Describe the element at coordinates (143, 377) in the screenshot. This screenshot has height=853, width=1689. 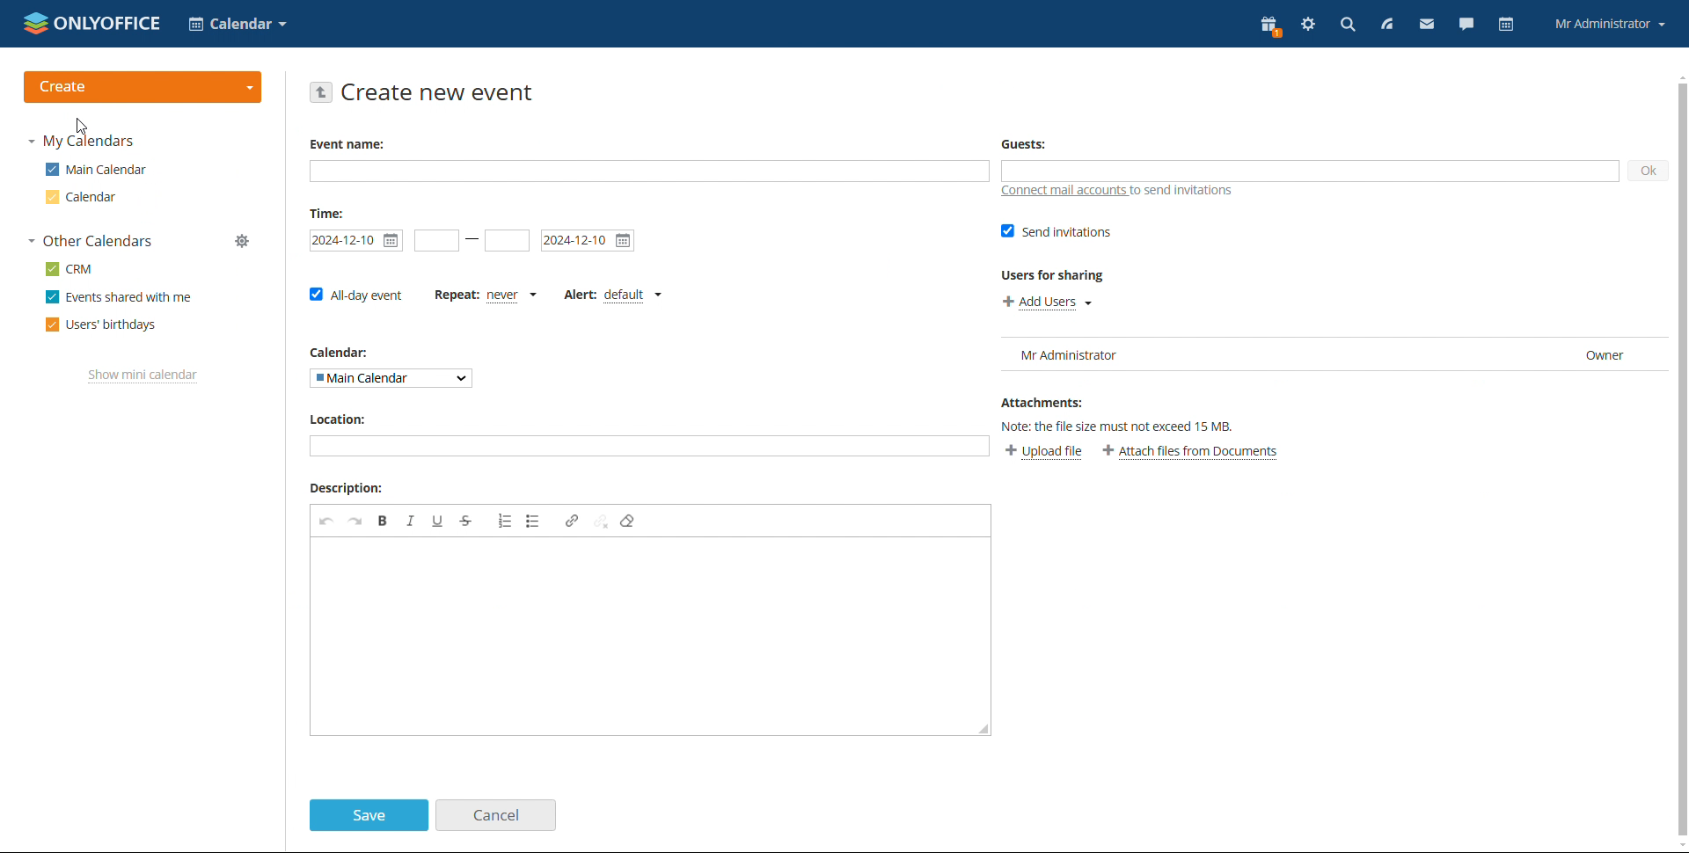
I see `show mini calendar` at that location.